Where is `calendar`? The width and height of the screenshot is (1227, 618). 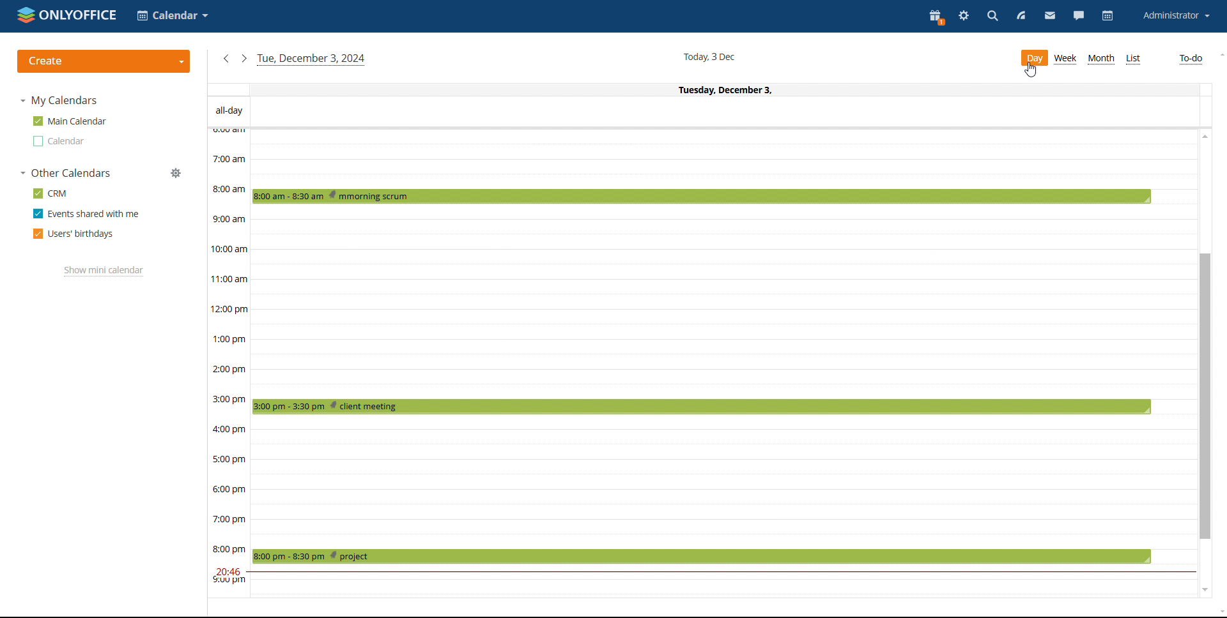
calendar is located at coordinates (1109, 17).